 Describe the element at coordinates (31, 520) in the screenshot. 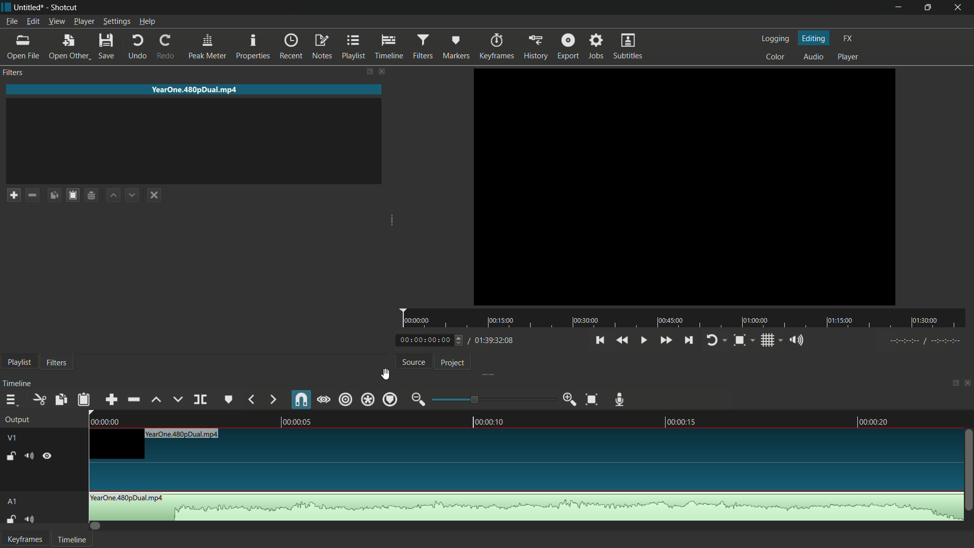

I see `mute` at that location.